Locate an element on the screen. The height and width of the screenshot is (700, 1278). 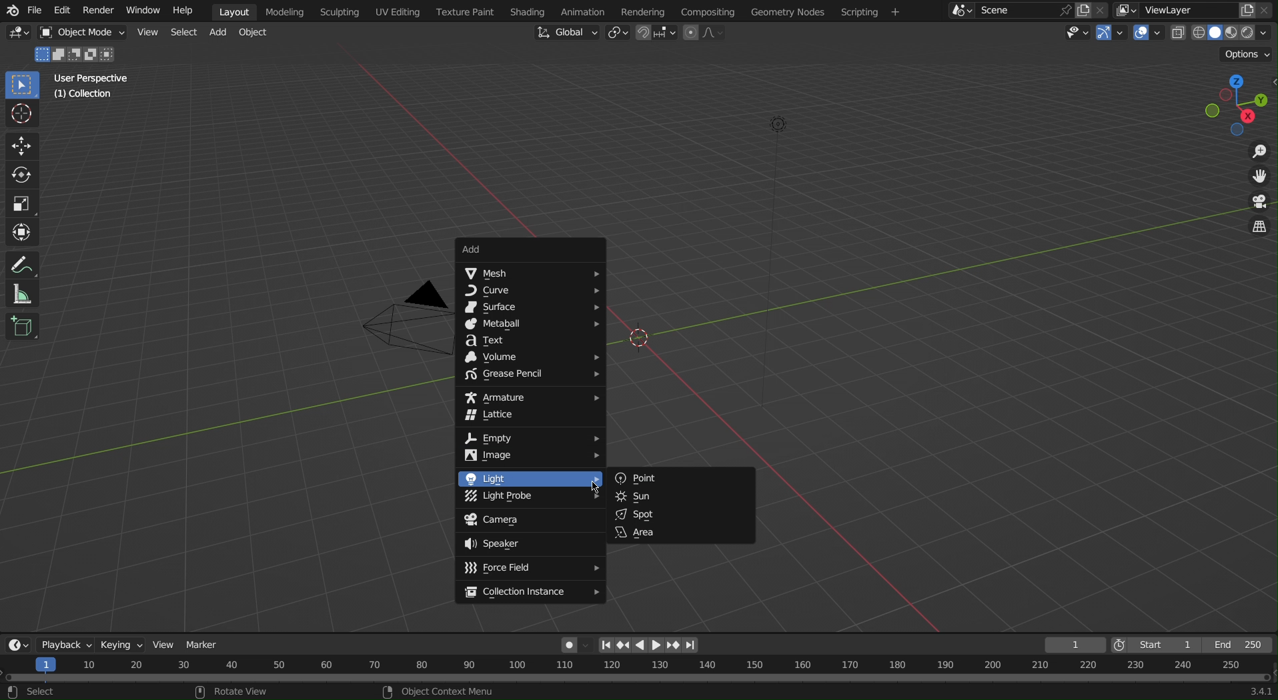
Object Mode is located at coordinates (79, 33).